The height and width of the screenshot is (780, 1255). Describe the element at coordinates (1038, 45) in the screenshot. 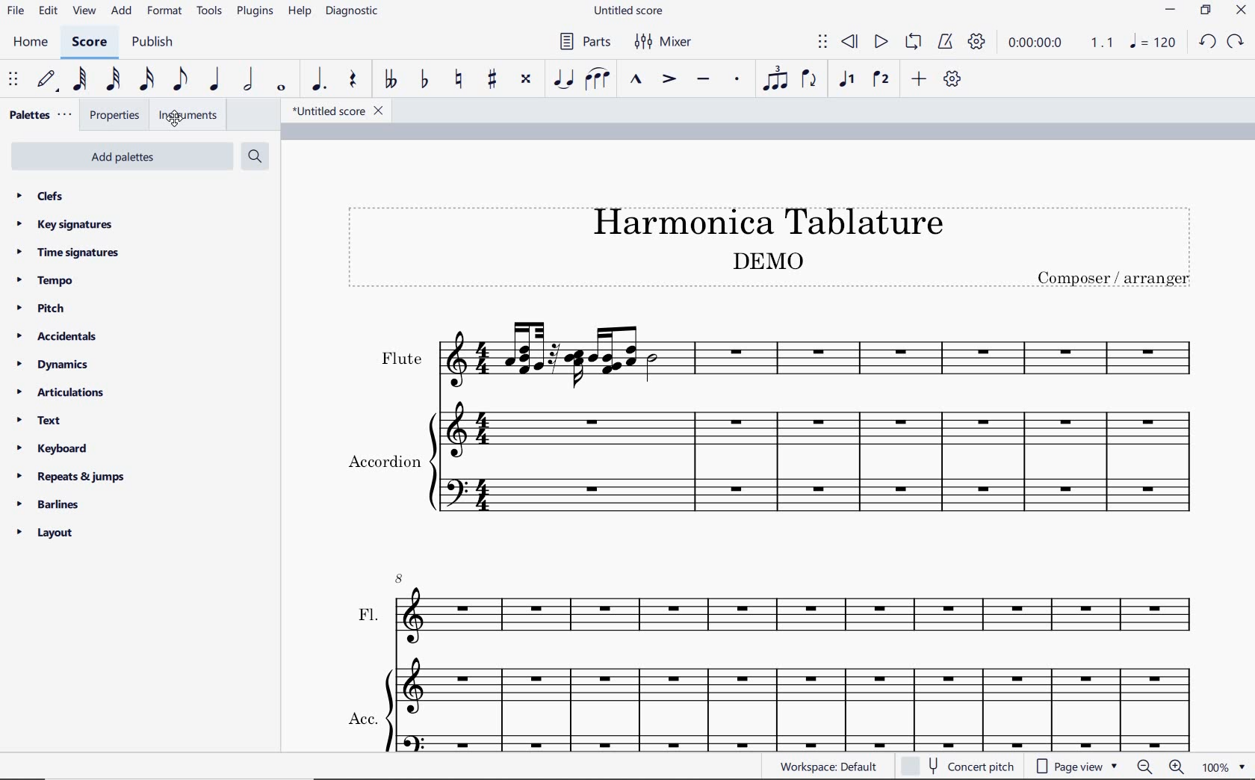

I see `playback time` at that location.